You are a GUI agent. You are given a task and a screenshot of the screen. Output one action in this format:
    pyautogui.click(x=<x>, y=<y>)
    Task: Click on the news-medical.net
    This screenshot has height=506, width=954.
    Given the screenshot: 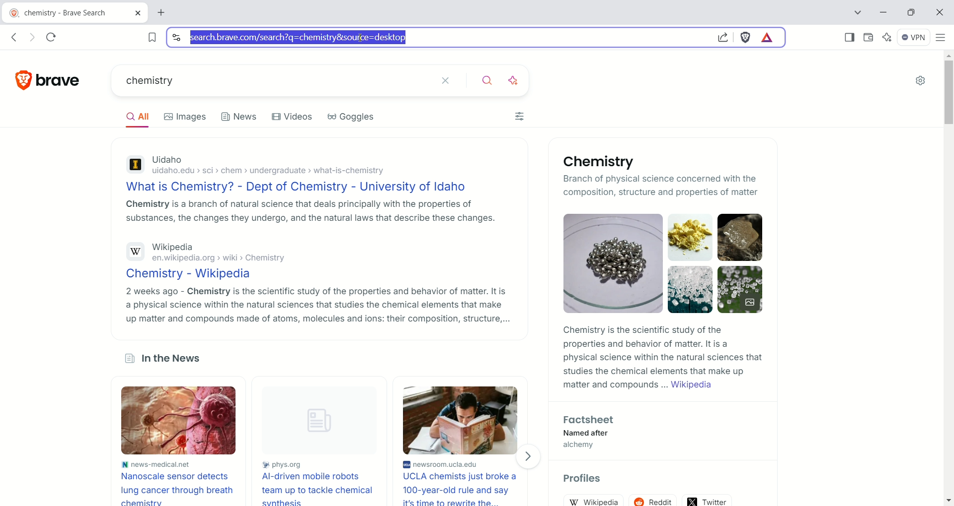 What is the action you would take?
    pyautogui.click(x=156, y=464)
    